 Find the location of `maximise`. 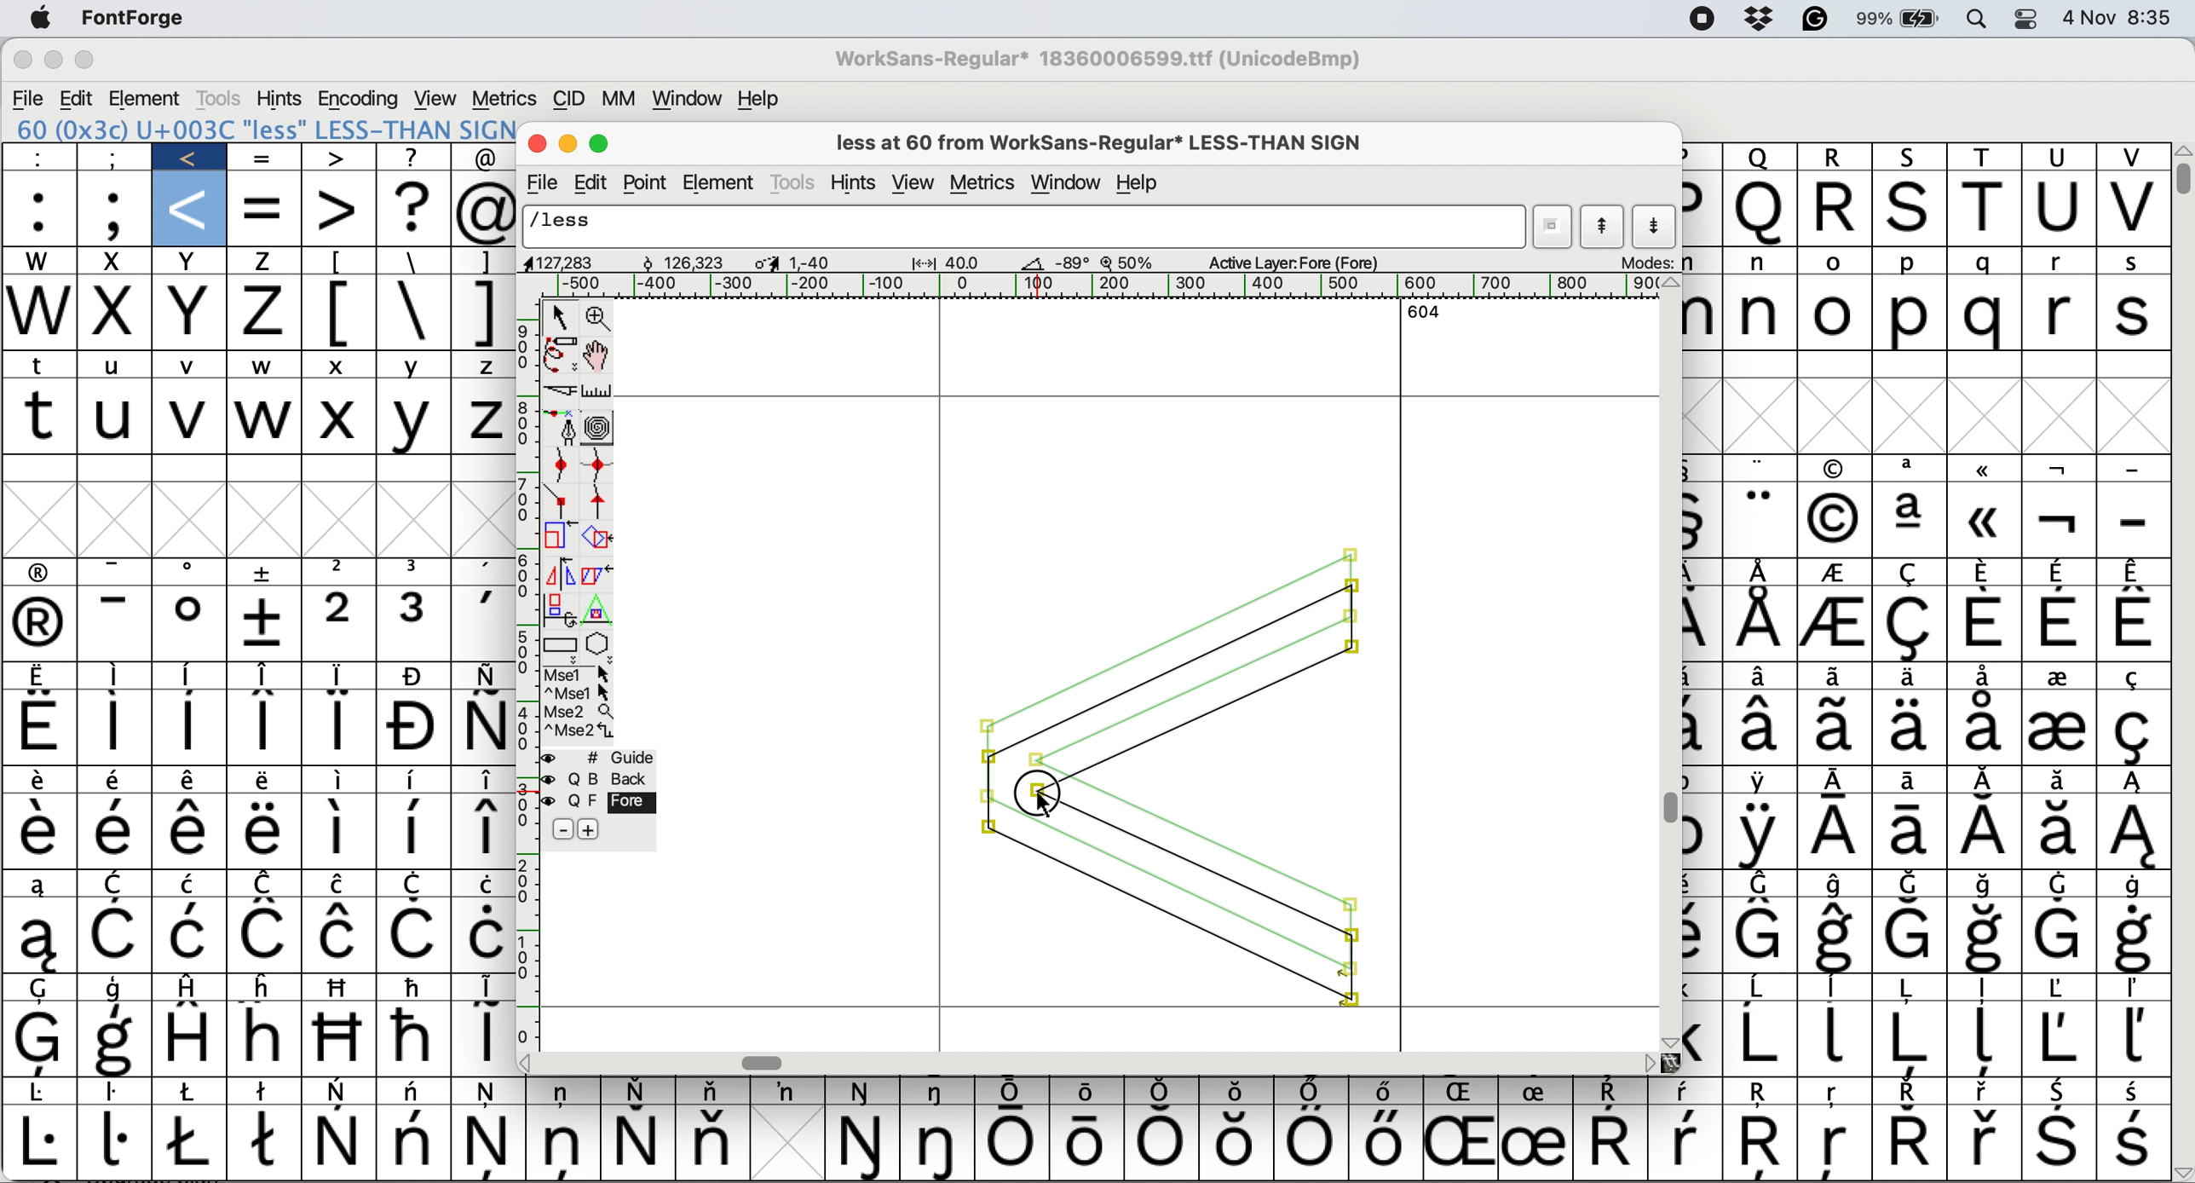

maximise is located at coordinates (95, 63).